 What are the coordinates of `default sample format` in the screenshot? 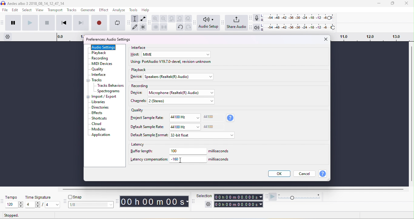 It's located at (149, 135).